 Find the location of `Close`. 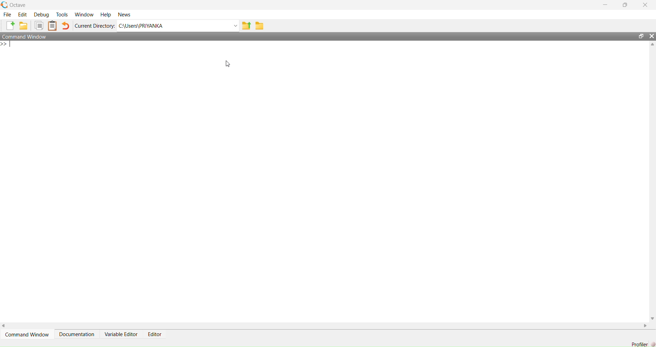

Close is located at coordinates (651, 37).